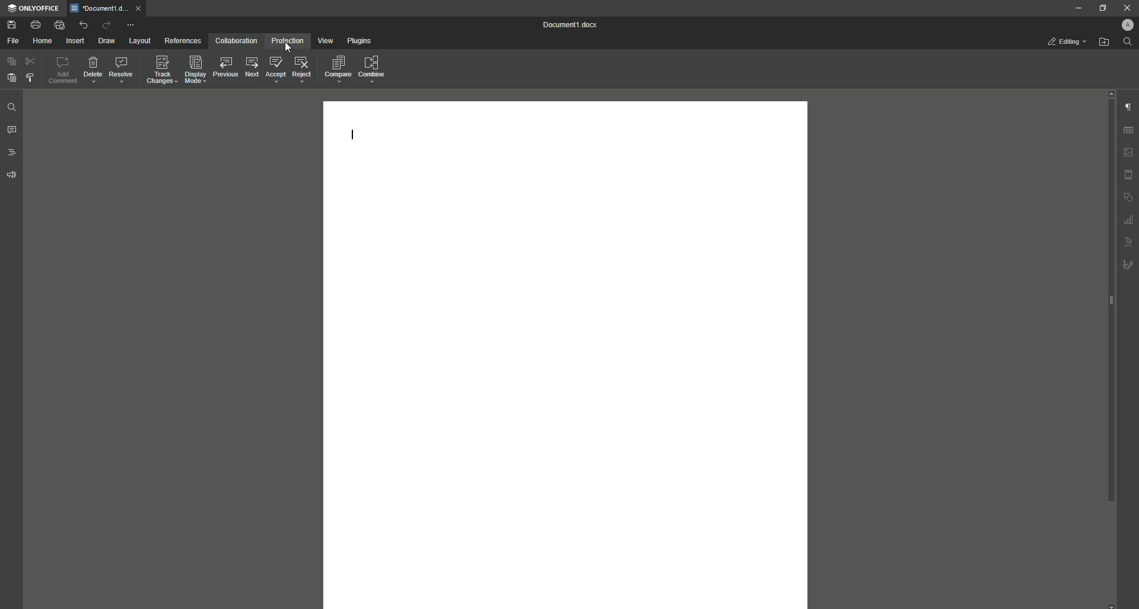 This screenshot has height=609, width=1139. I want to click on close, so click(138, 8).